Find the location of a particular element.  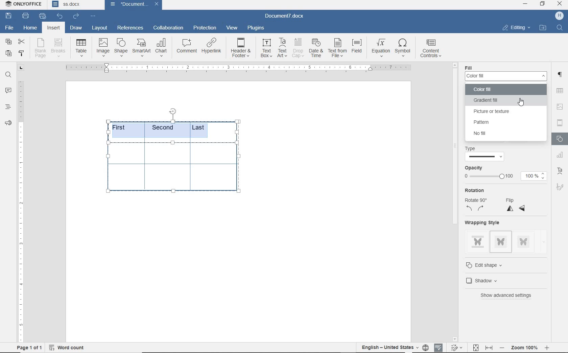

print is located at coordinates (26, 16).